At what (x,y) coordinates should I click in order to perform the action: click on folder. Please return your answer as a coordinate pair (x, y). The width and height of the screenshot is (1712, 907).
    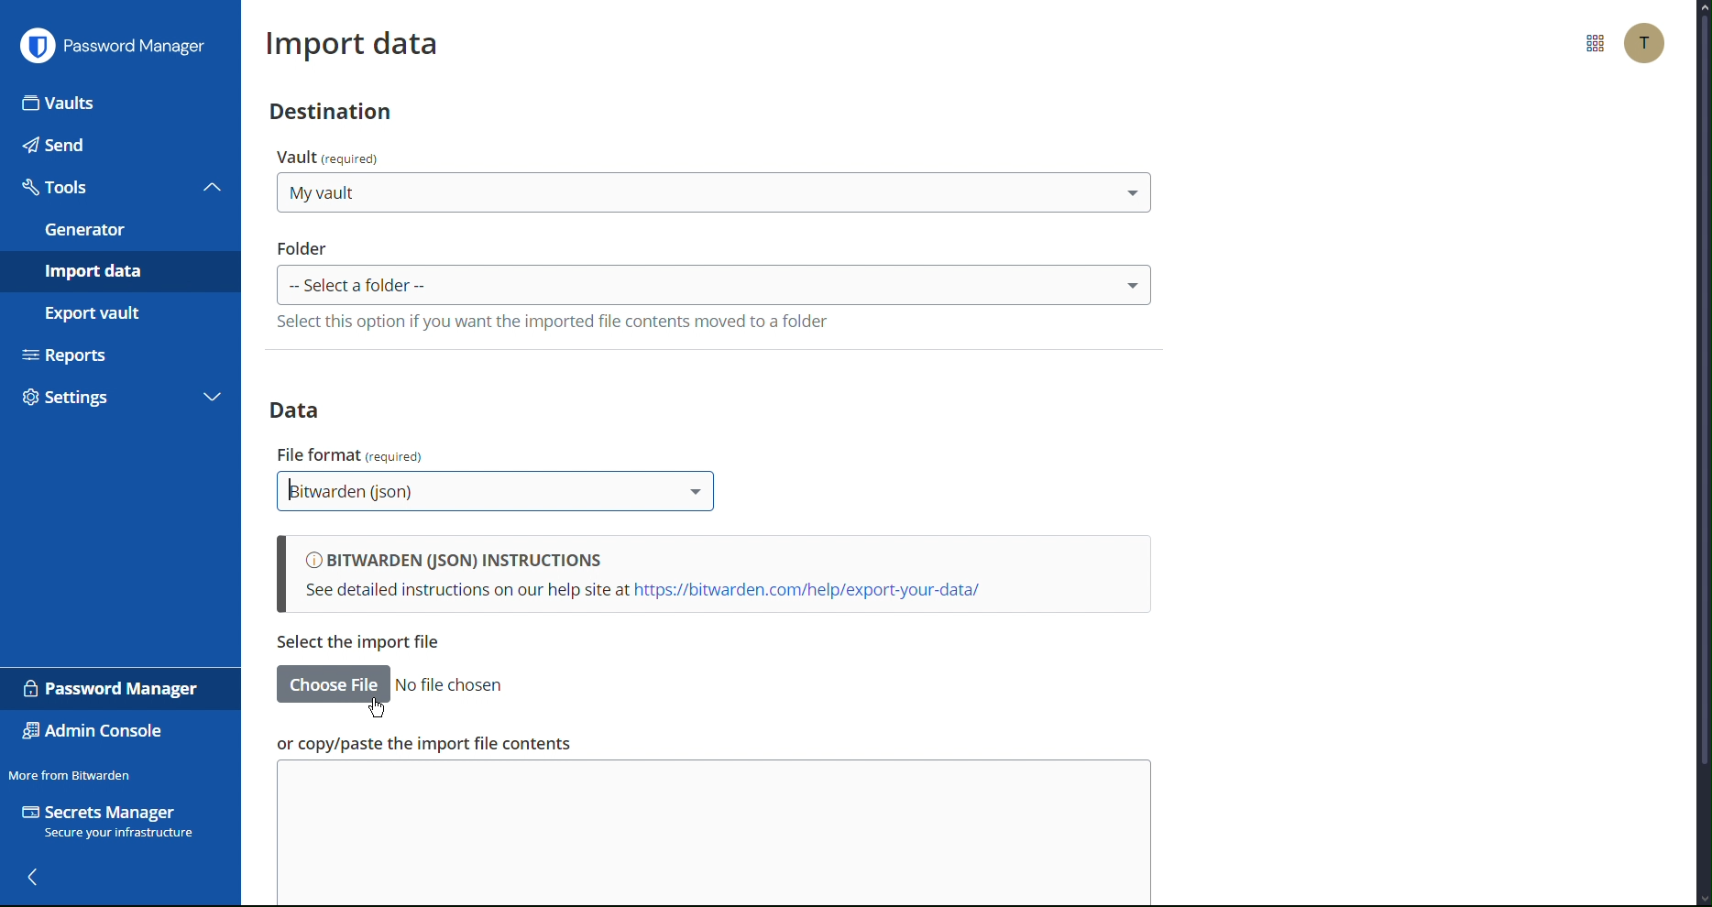
    Looking at the image, I should click on (303, 246).